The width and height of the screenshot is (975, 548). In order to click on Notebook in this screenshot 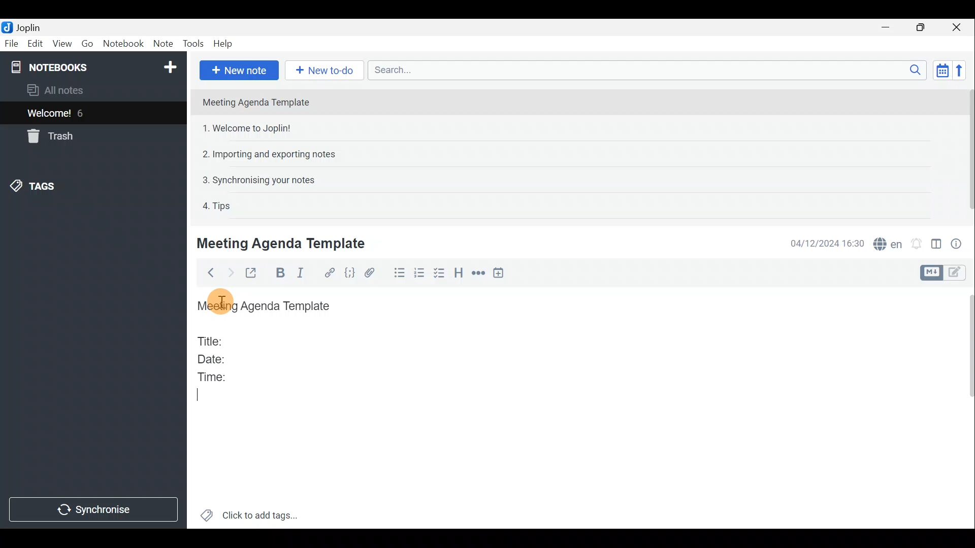, I will do `click(123, 43)`.